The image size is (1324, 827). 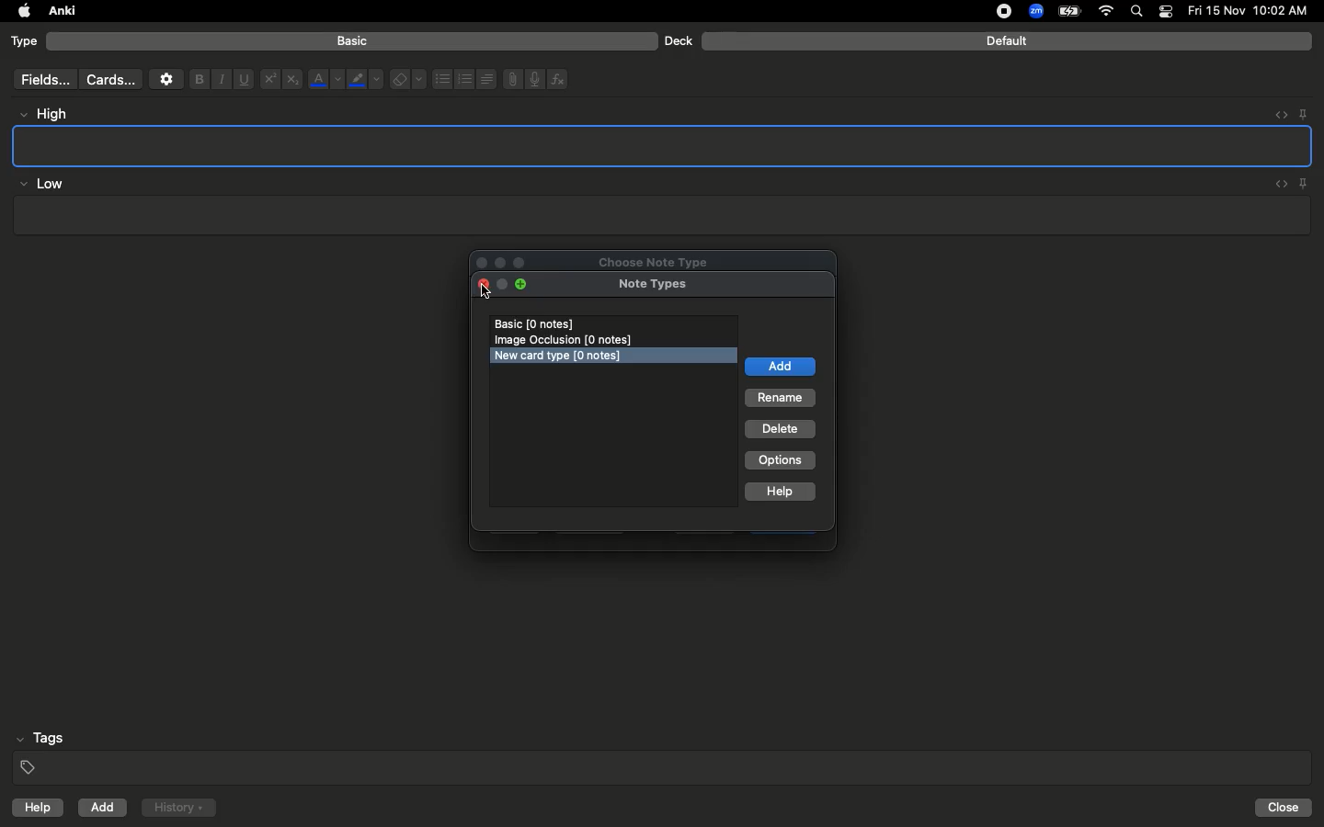 What do you see at coordinates (485, 77) in the screenshot?
I see `Alignment` at bounding box center [485, 77].